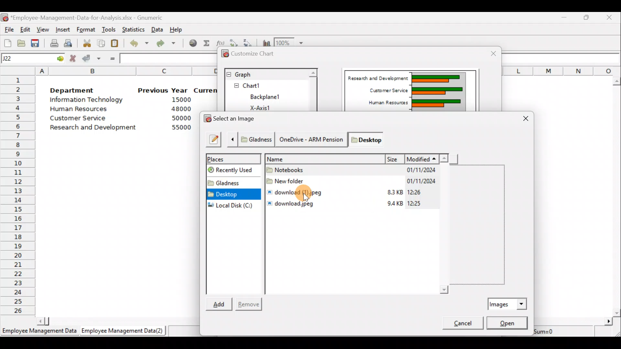 This screenshot has width=621, height=349. Describe the element at coordinates (419, 171) in the screenshot. I see `01/11/2024` at that location.